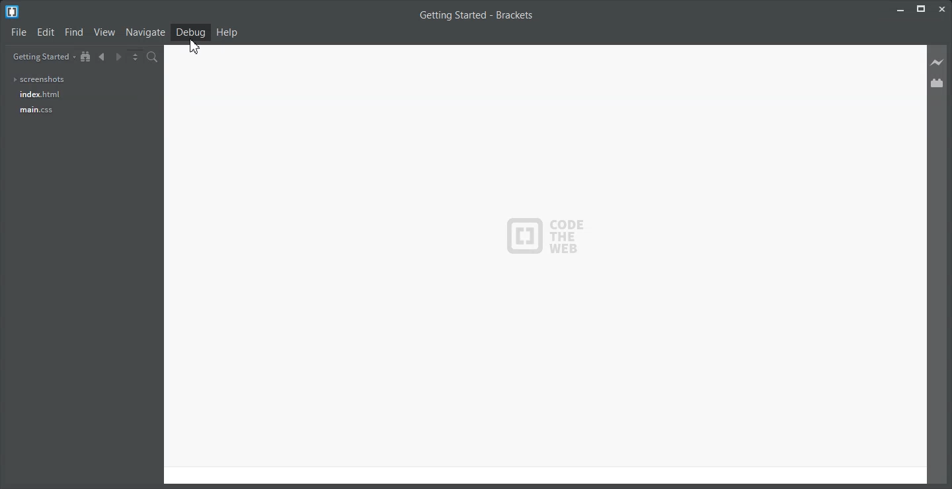 The image size is (952, 489). I want to click on Getting Started - Brackets, so click(477, 15).